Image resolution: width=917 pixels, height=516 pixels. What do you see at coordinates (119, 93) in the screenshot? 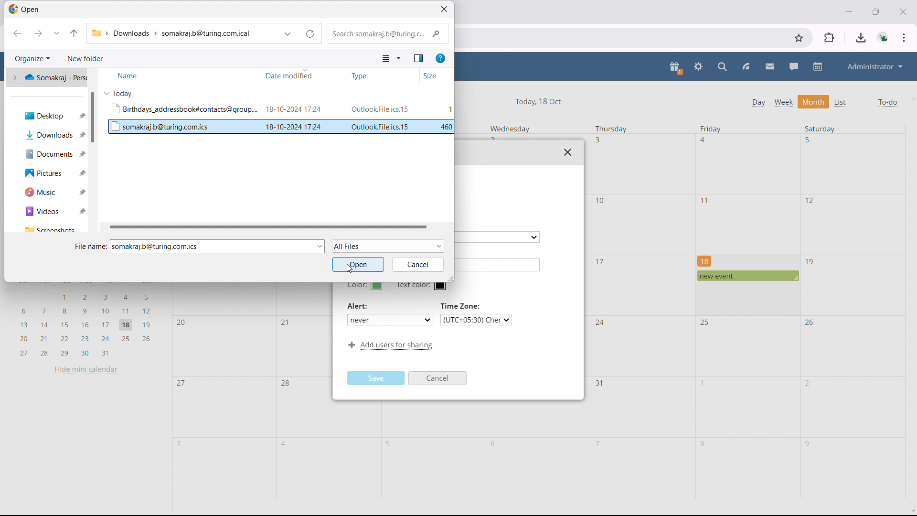
I see `today` at bounding box center [119, 93].